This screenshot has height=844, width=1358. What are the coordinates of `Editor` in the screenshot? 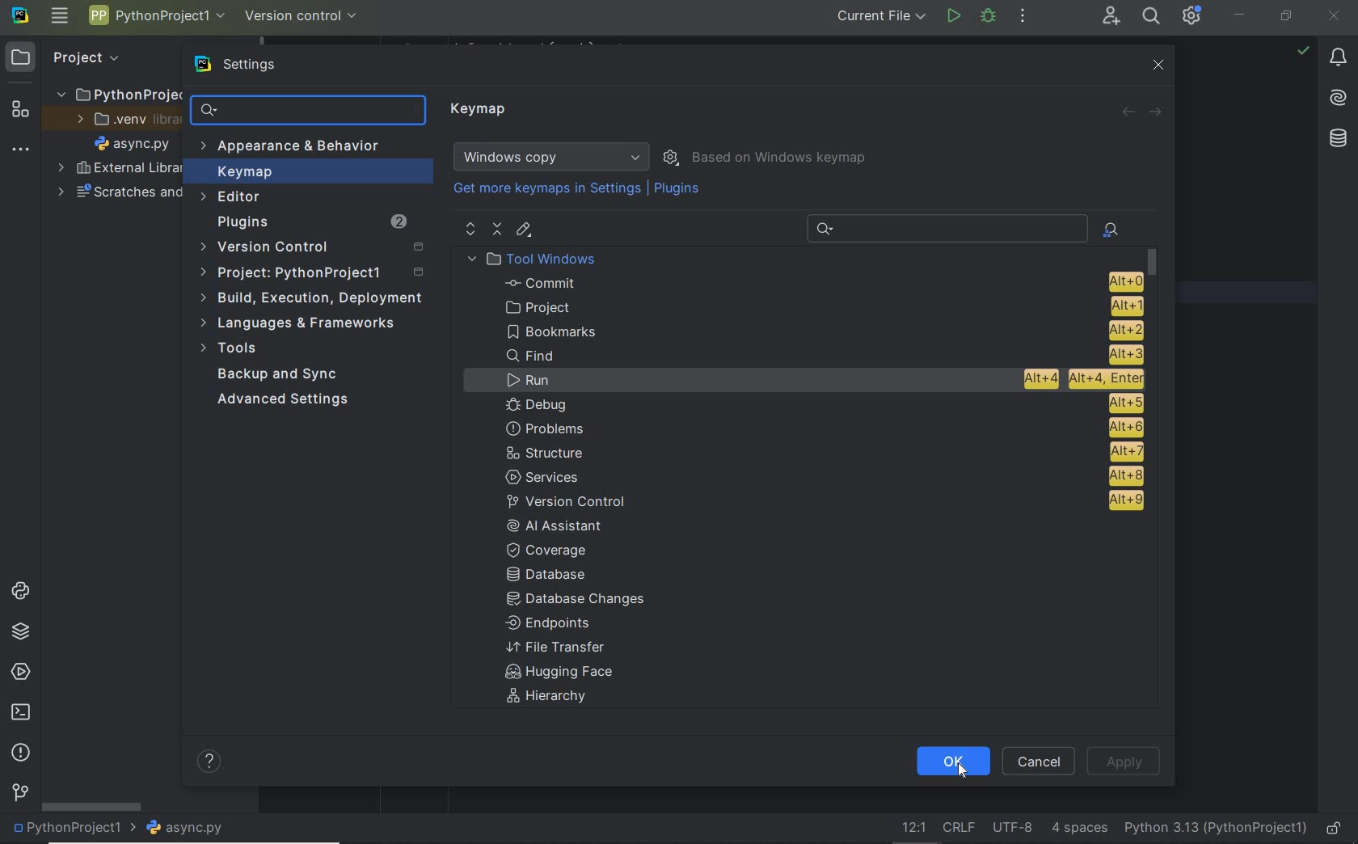 It's located at (233, 197).